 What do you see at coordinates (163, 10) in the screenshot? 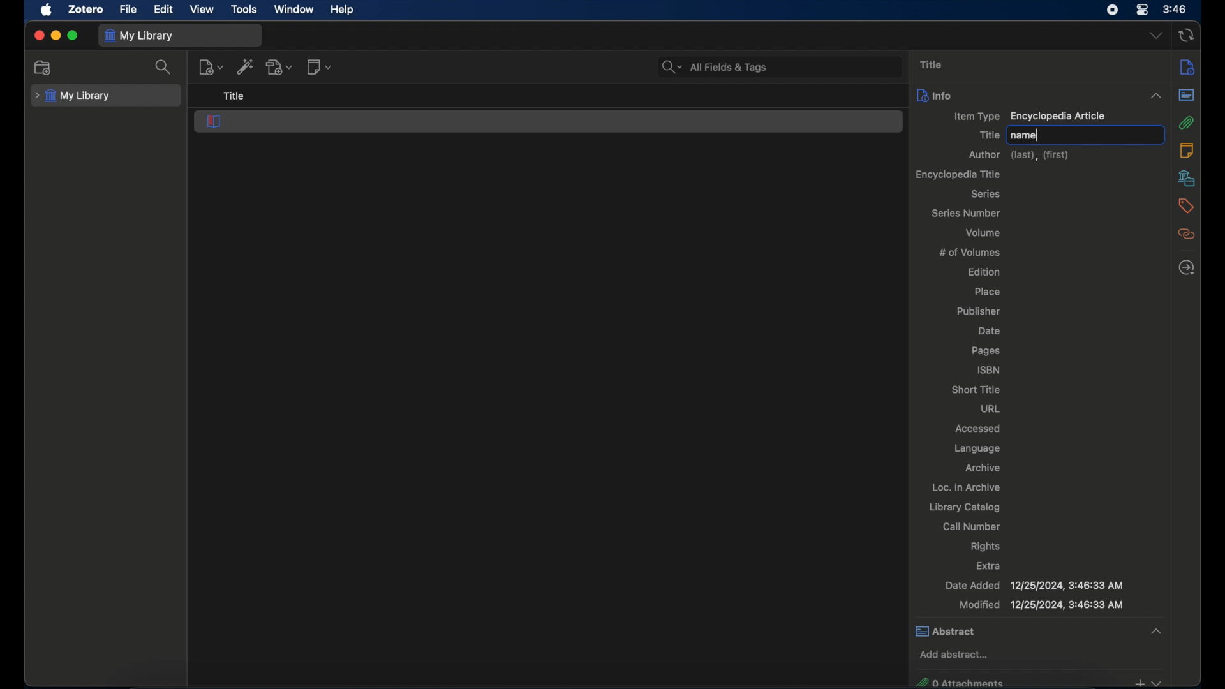
I see `edit` at bounding box center [163, 10].